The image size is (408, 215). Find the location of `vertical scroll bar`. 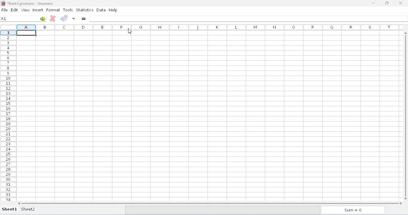

vertical scroll bar is located at coordinates (407, 116).